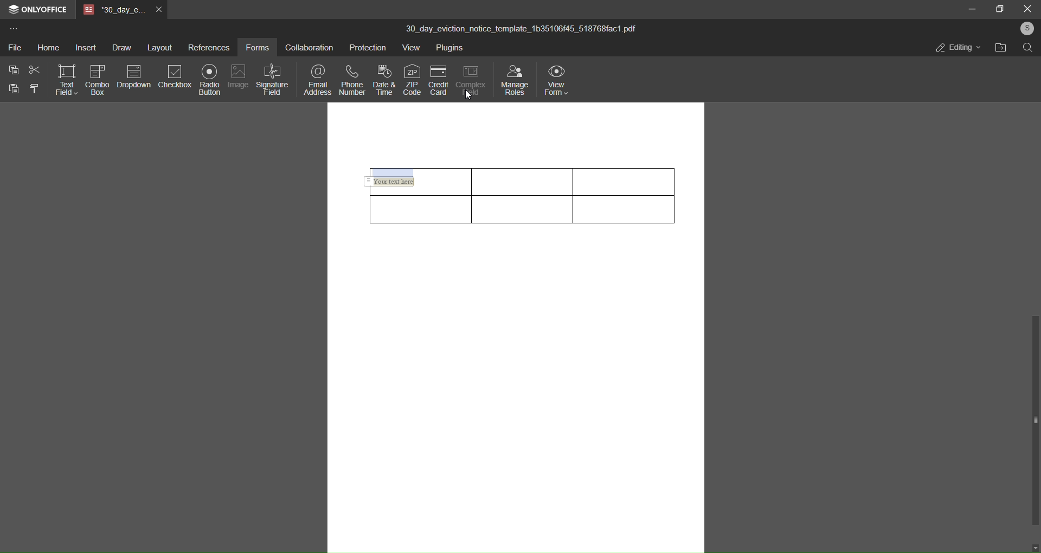 The image size is (1041, 553). What do you see at coordinates (999, 48) in the screenshot?
I see `open file location` at bounding box center [999, 48].